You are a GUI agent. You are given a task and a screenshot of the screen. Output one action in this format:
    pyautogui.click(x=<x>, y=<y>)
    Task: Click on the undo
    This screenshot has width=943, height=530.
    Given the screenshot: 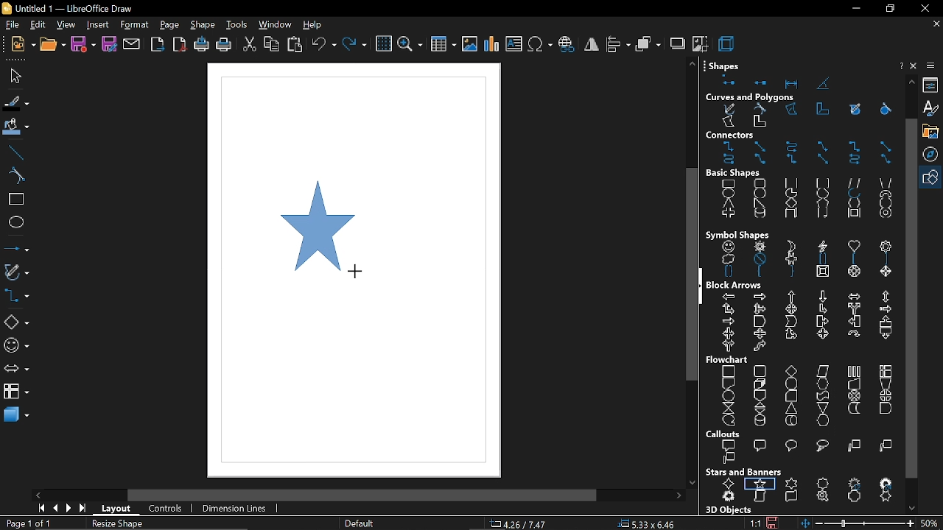 What is the action you would take?
    pyautogui.click(x=323, y=45)
    